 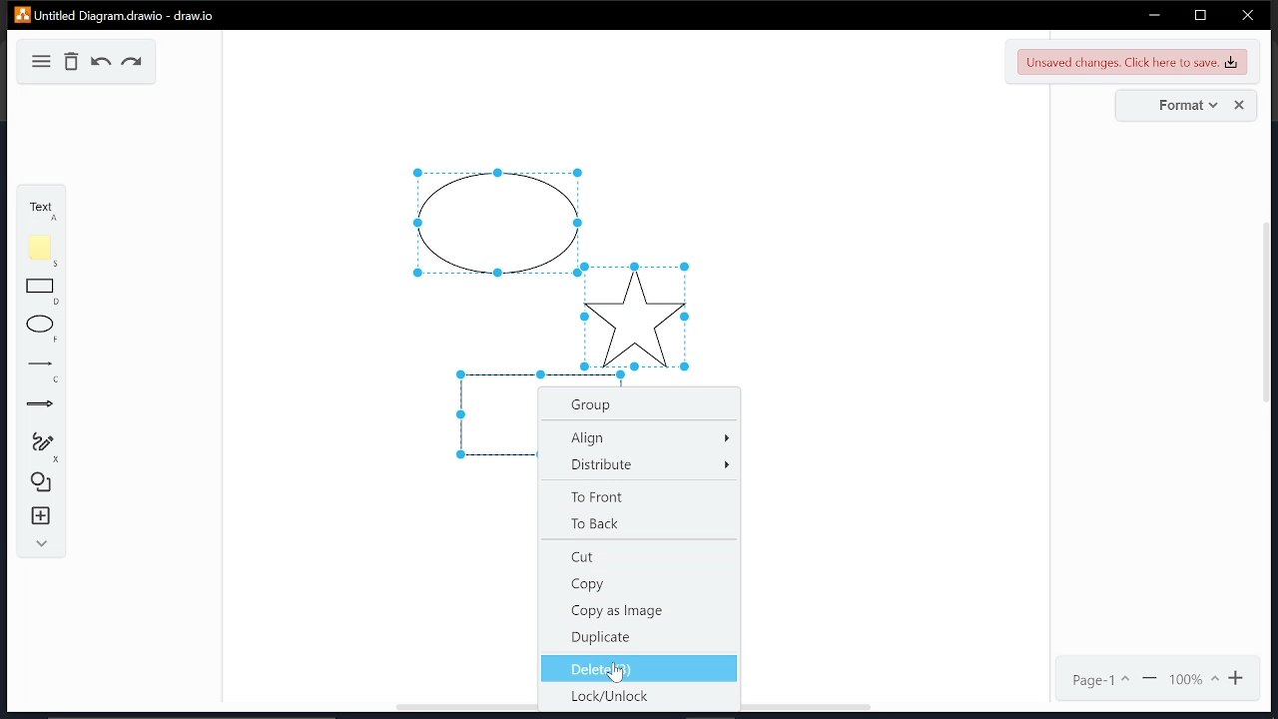 I want to click on shapes, so click(x=42, y=480).